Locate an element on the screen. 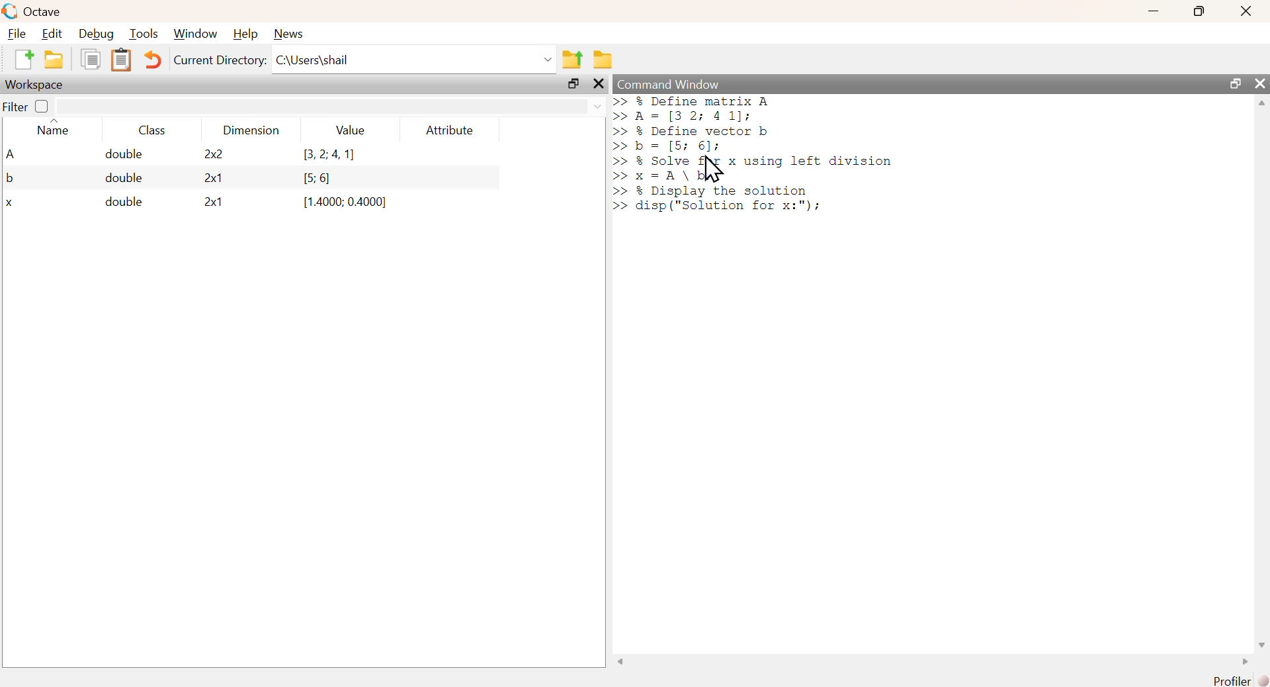 The width and height of the screenshot is (1270, 687). paste is located at coordinates (124, 62).